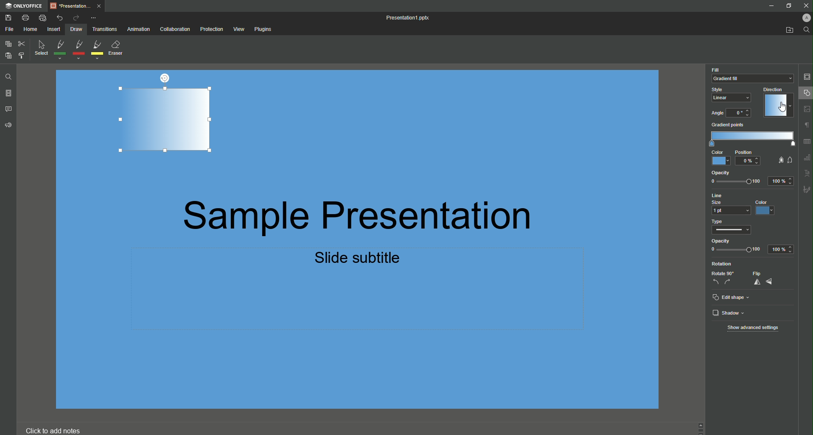  I want to click on Show Advanced Settings, so click(752, 328).